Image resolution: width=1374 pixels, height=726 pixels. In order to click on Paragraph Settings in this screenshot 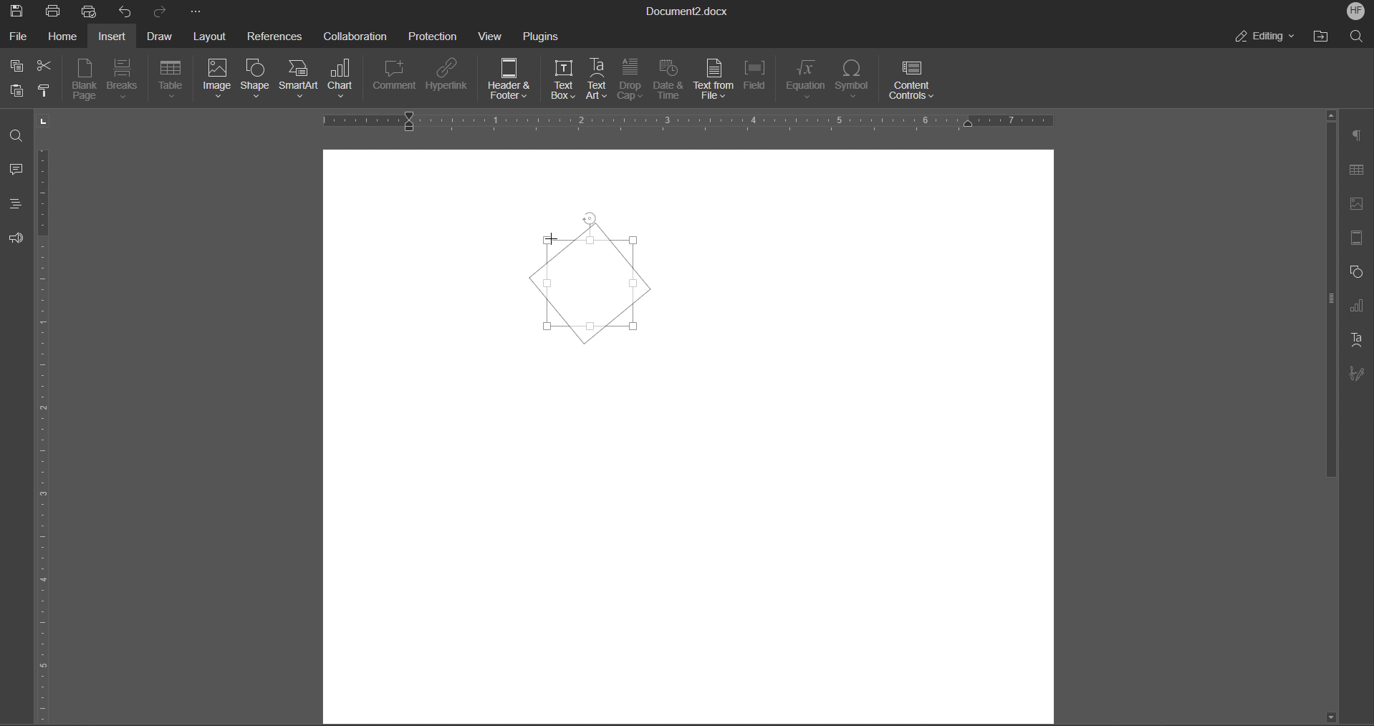, I will do `click(1357, 136)`.